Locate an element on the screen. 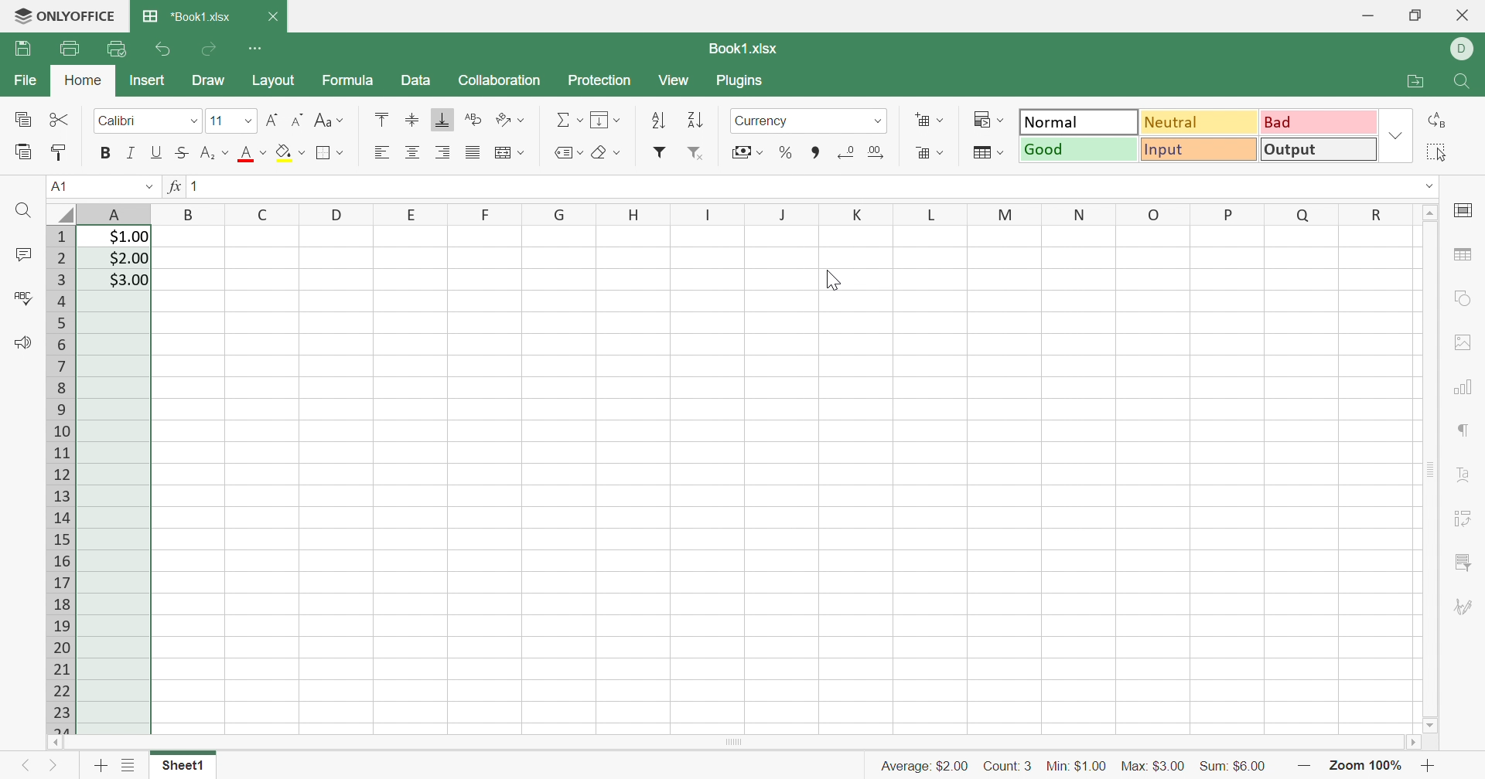  Scroll left is located at coordinates (55, 743).